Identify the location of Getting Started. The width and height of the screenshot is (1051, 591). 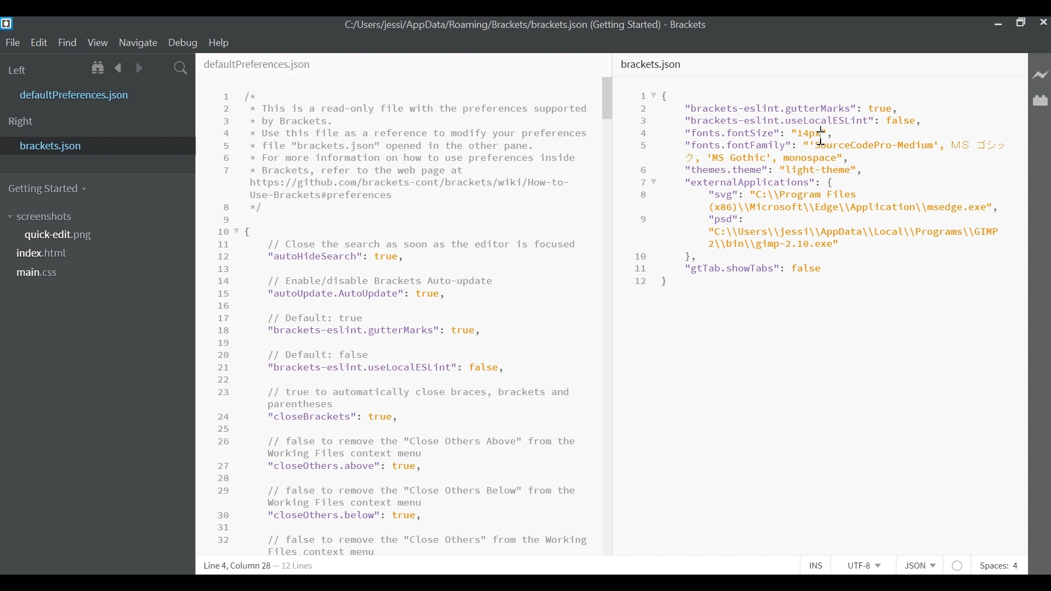
(51, 188).